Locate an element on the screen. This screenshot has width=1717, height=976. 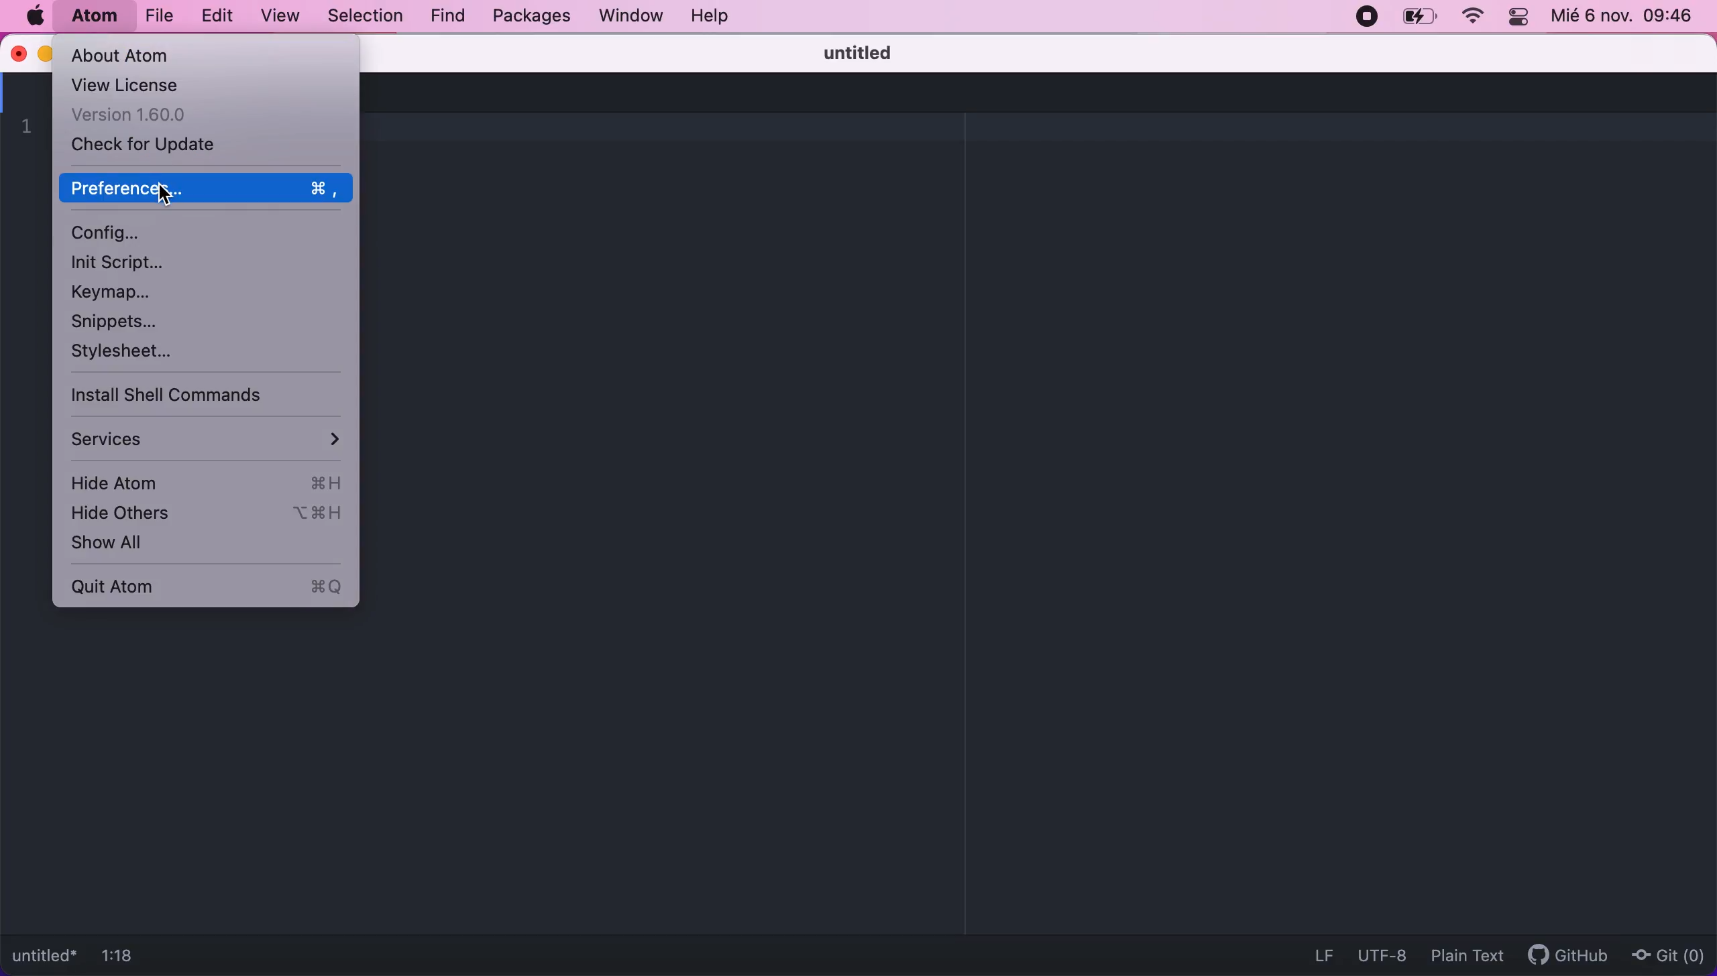
UTF-8 is located at coordinates (1382, 957).